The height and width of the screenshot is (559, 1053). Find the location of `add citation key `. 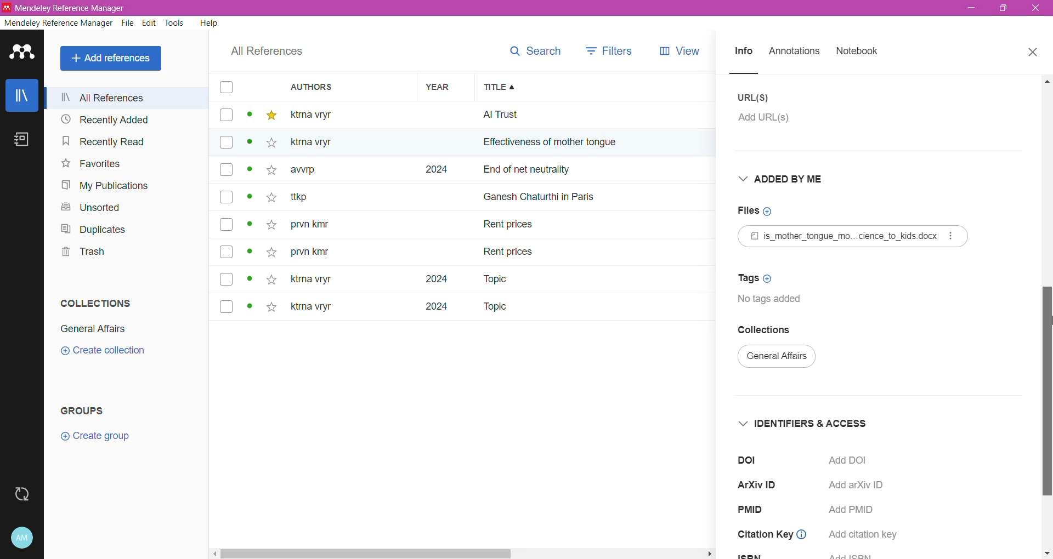

add citation key  is located at coordinates (864, 534).